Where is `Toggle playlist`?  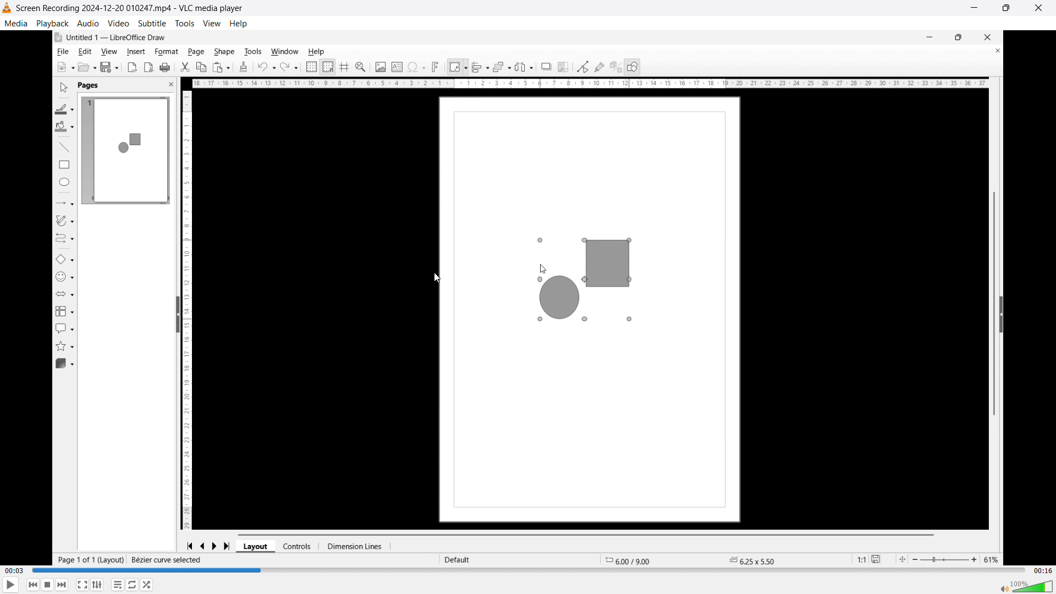 Toggle playlist is located at coordinates (118, 585).